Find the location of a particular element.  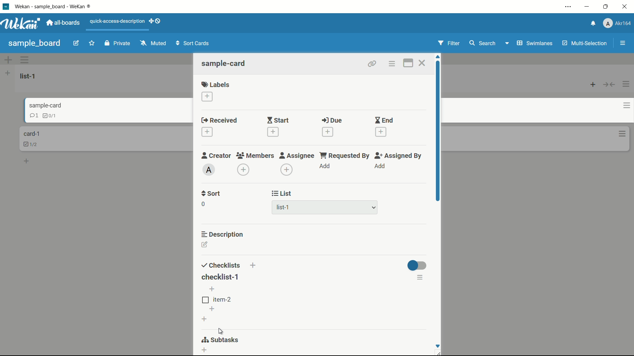

filter is located at coordinates (449, 43).